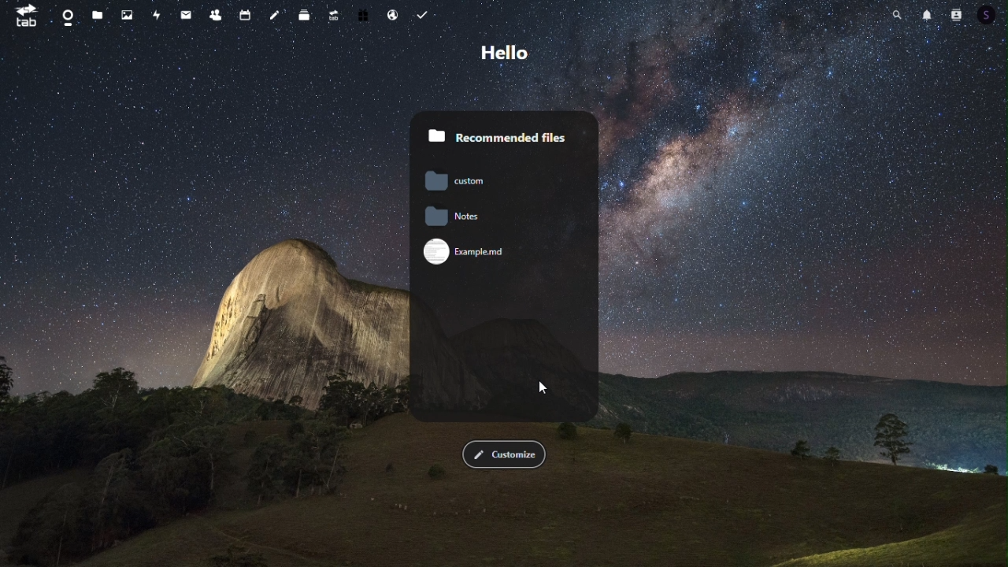  Describe the element at coordinates (454, 180) in the screenshot. I see `Custom` at that location.